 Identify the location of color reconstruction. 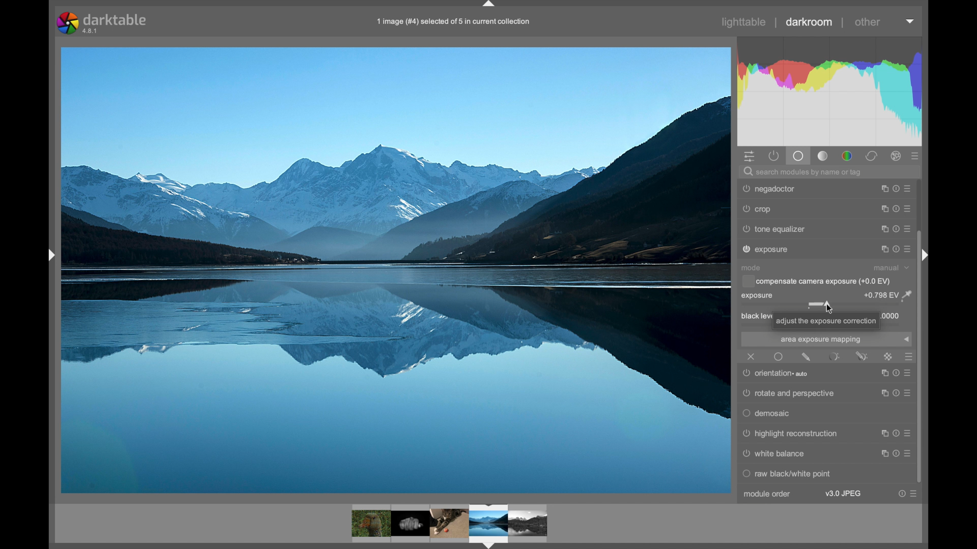
(784, 189).